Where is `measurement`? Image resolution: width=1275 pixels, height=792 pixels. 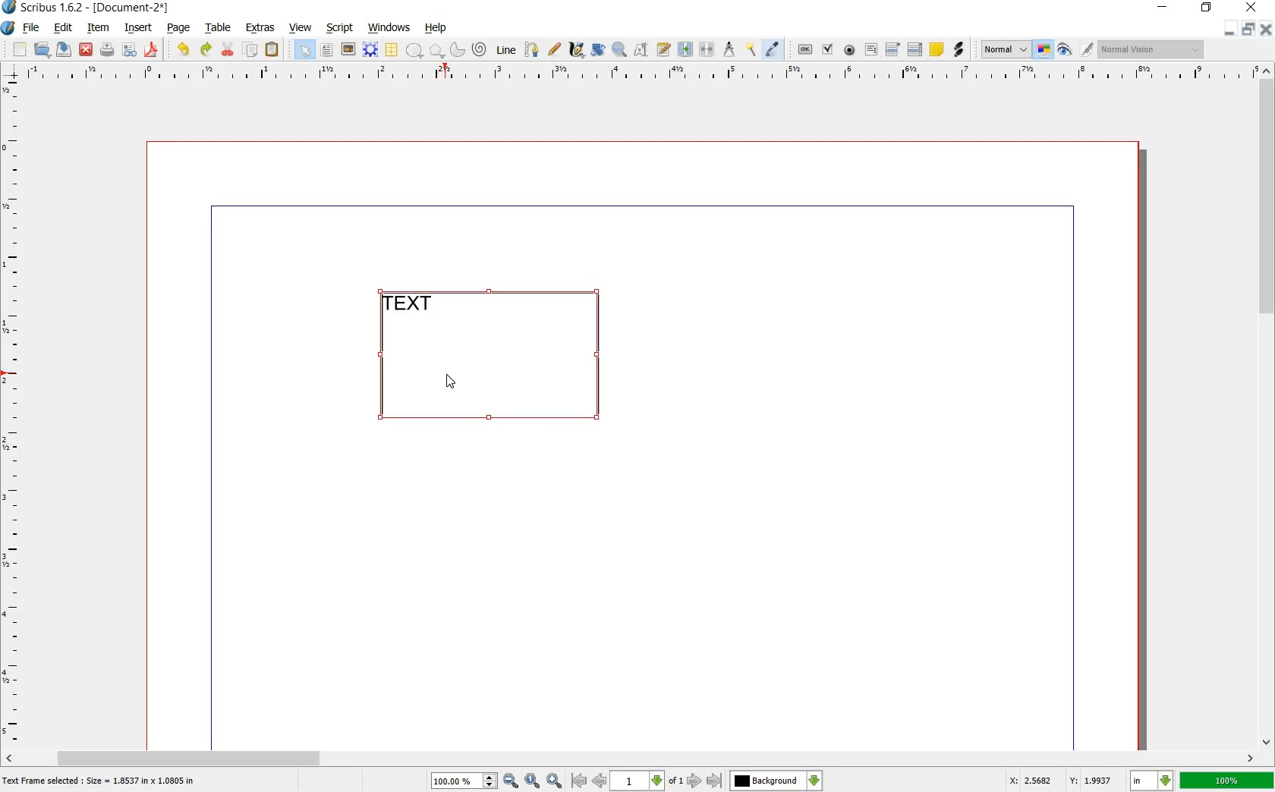
measurement is located at coordinates (730, 49).